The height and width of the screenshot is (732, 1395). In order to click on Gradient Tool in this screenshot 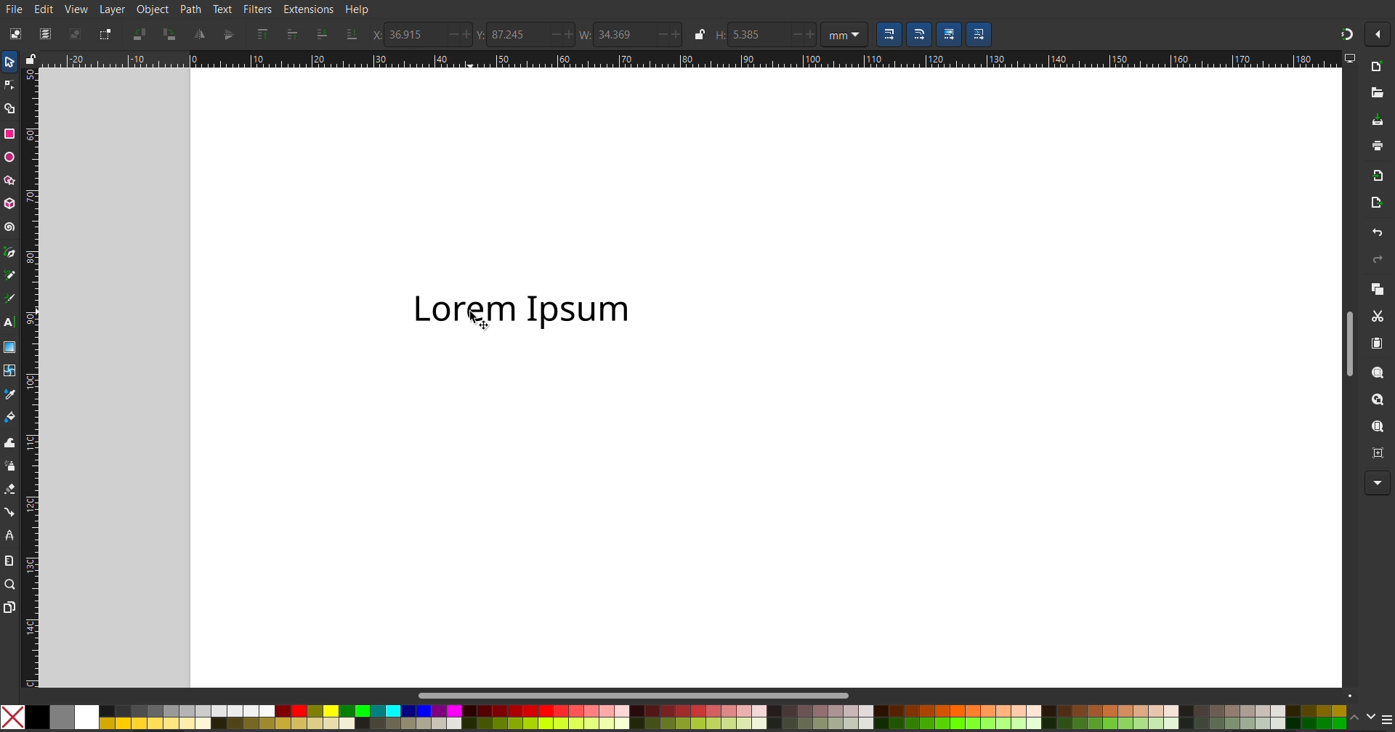, I will do `click(12, 349)`.